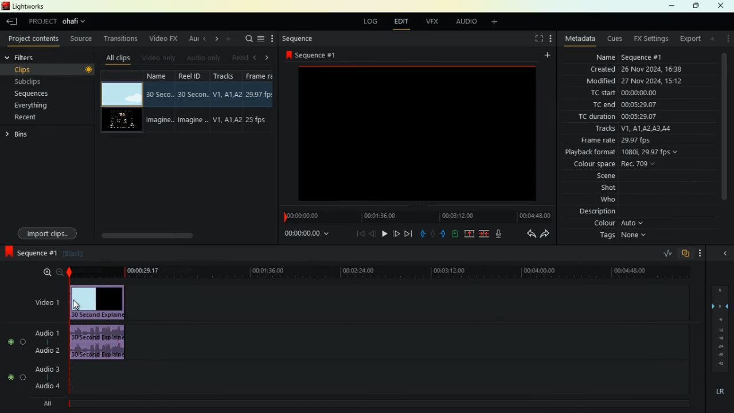  What do you see at coordinates (611, 188) in the screenshot?
I see `shot` at bounding box center [611, 188].